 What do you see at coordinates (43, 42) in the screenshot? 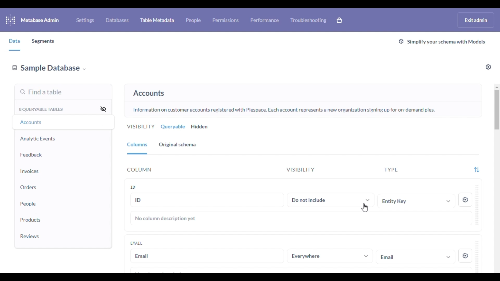
I see `segments` at bounding box center [43, 42].